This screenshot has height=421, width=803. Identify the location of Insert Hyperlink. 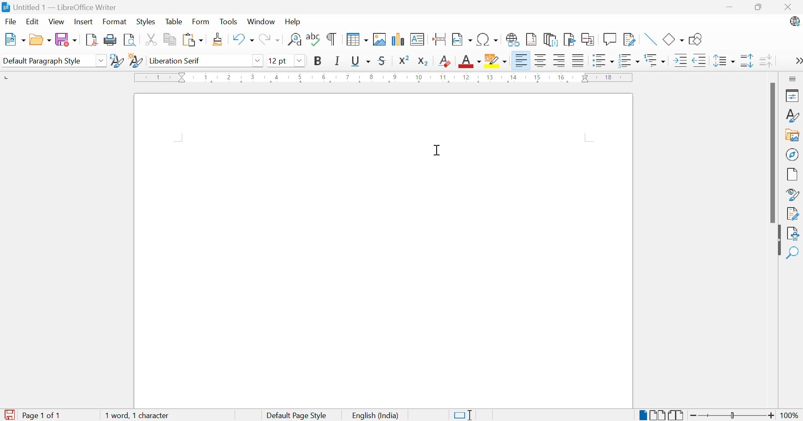
(511, 39).